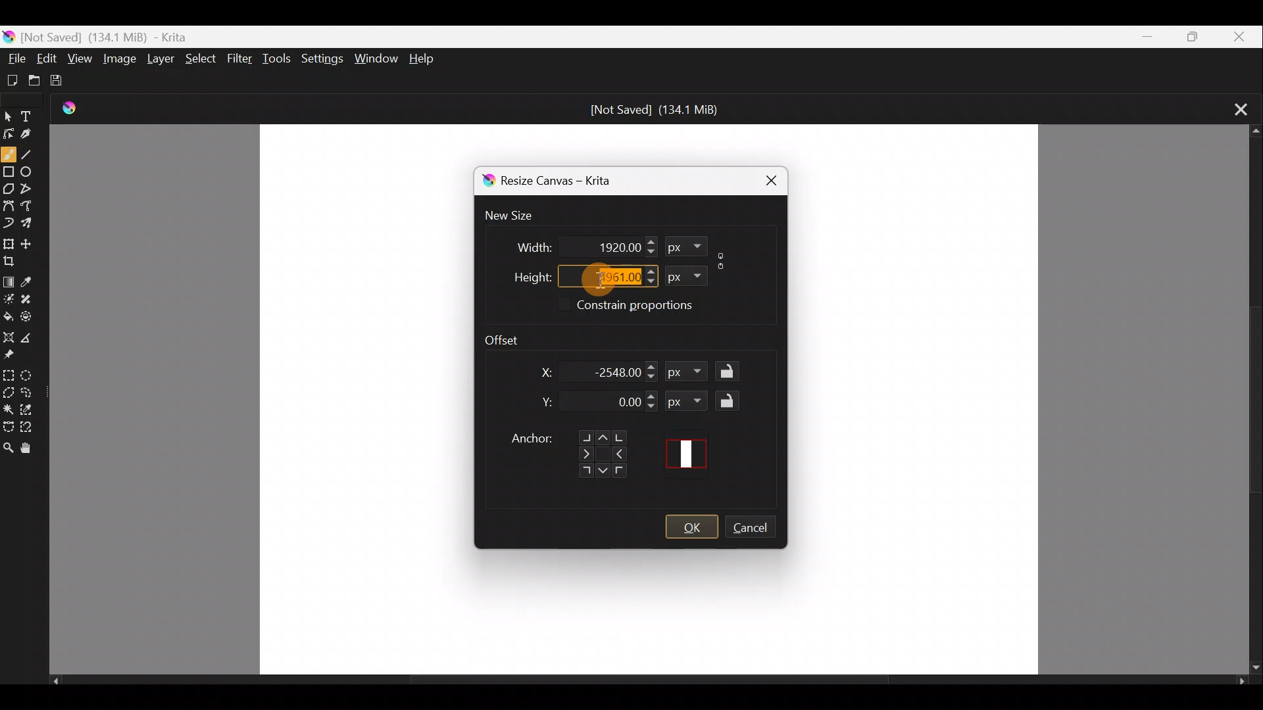  I want to click on Colourise mask tool, so click(11, 296).